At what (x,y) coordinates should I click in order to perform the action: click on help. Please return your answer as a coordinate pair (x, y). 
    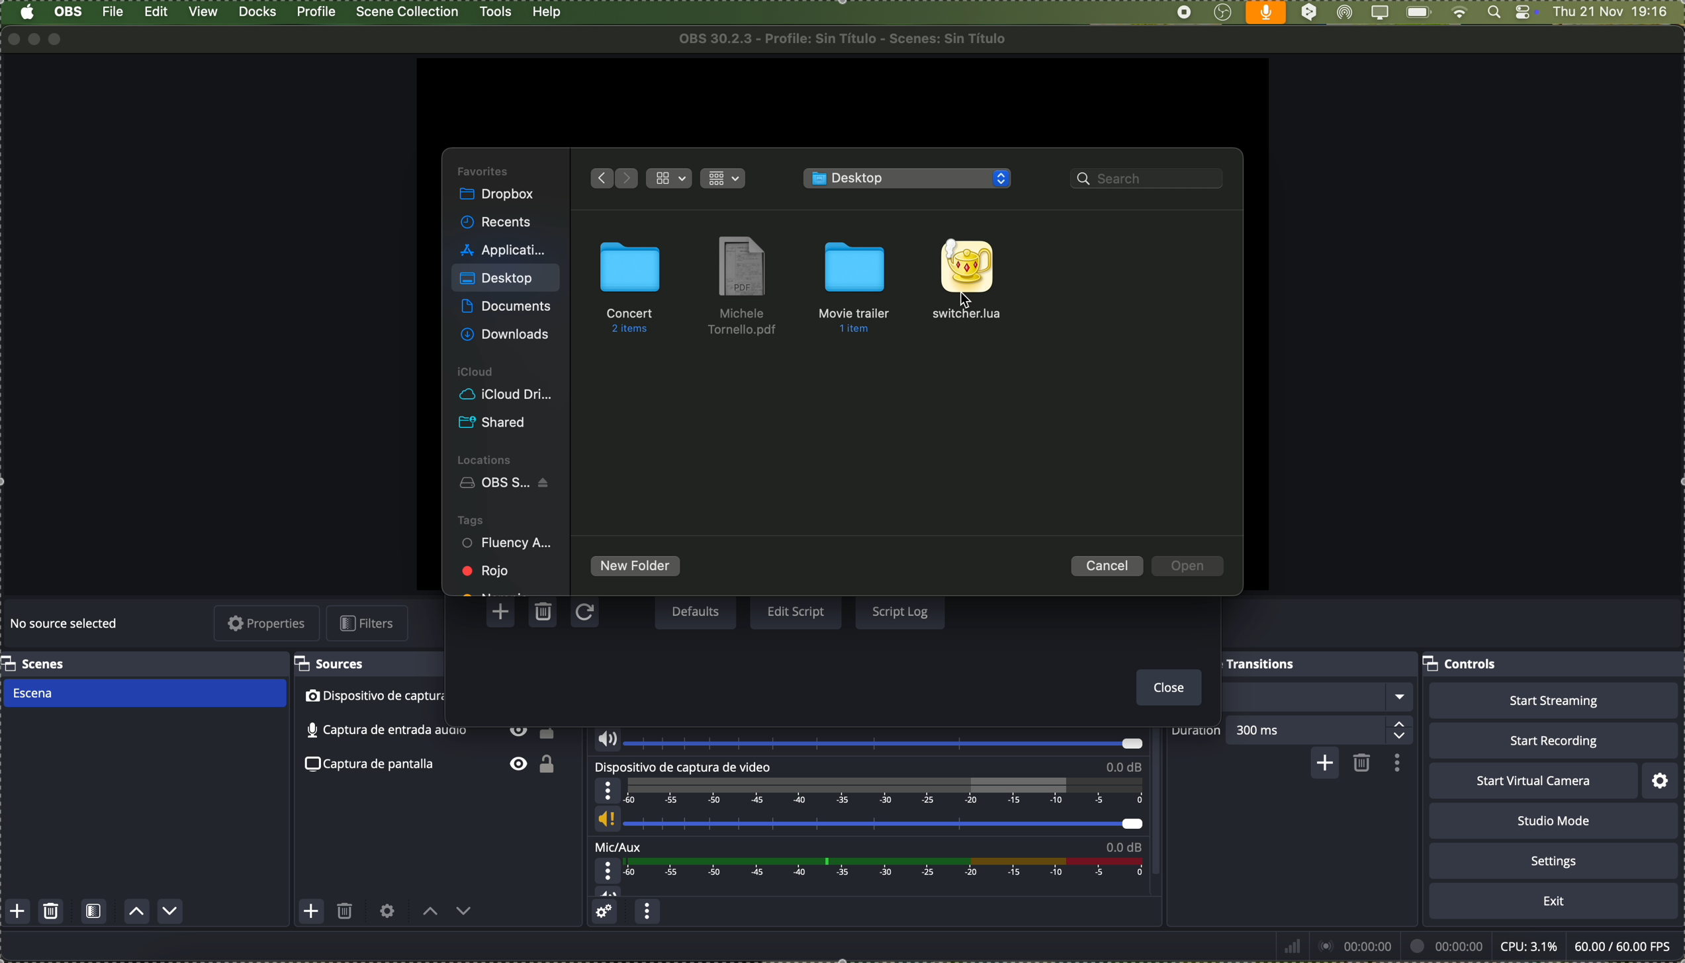
    Looking at the image, I should click on (547, 13).